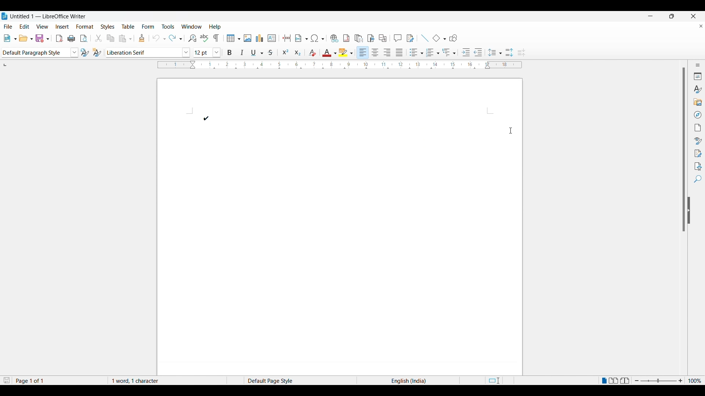 This screenshot has height=396, width=705. What do you see at coordinates (347, 51) in the screenshot?
I see `hightlight color` at bounding box center [347, 51].